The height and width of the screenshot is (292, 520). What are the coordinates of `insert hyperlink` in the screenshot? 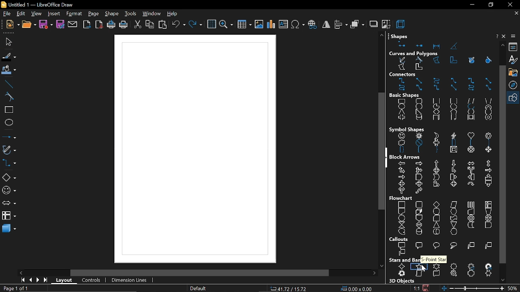 It's located at (313, 25).